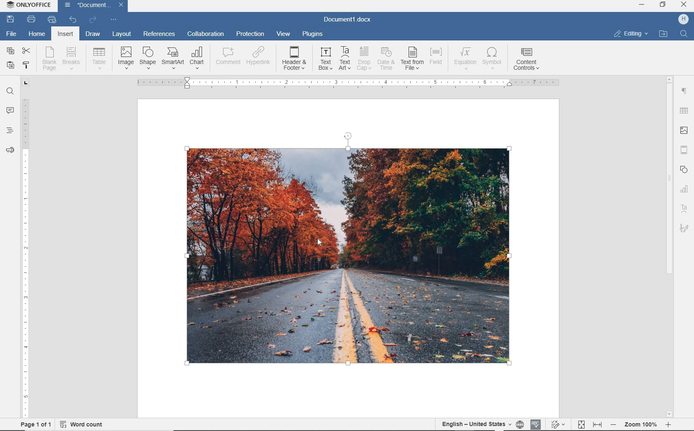  What do you see at coordinates (387, 57) in the screenshot?
I see `date & time` at bounding box center [387, 57].